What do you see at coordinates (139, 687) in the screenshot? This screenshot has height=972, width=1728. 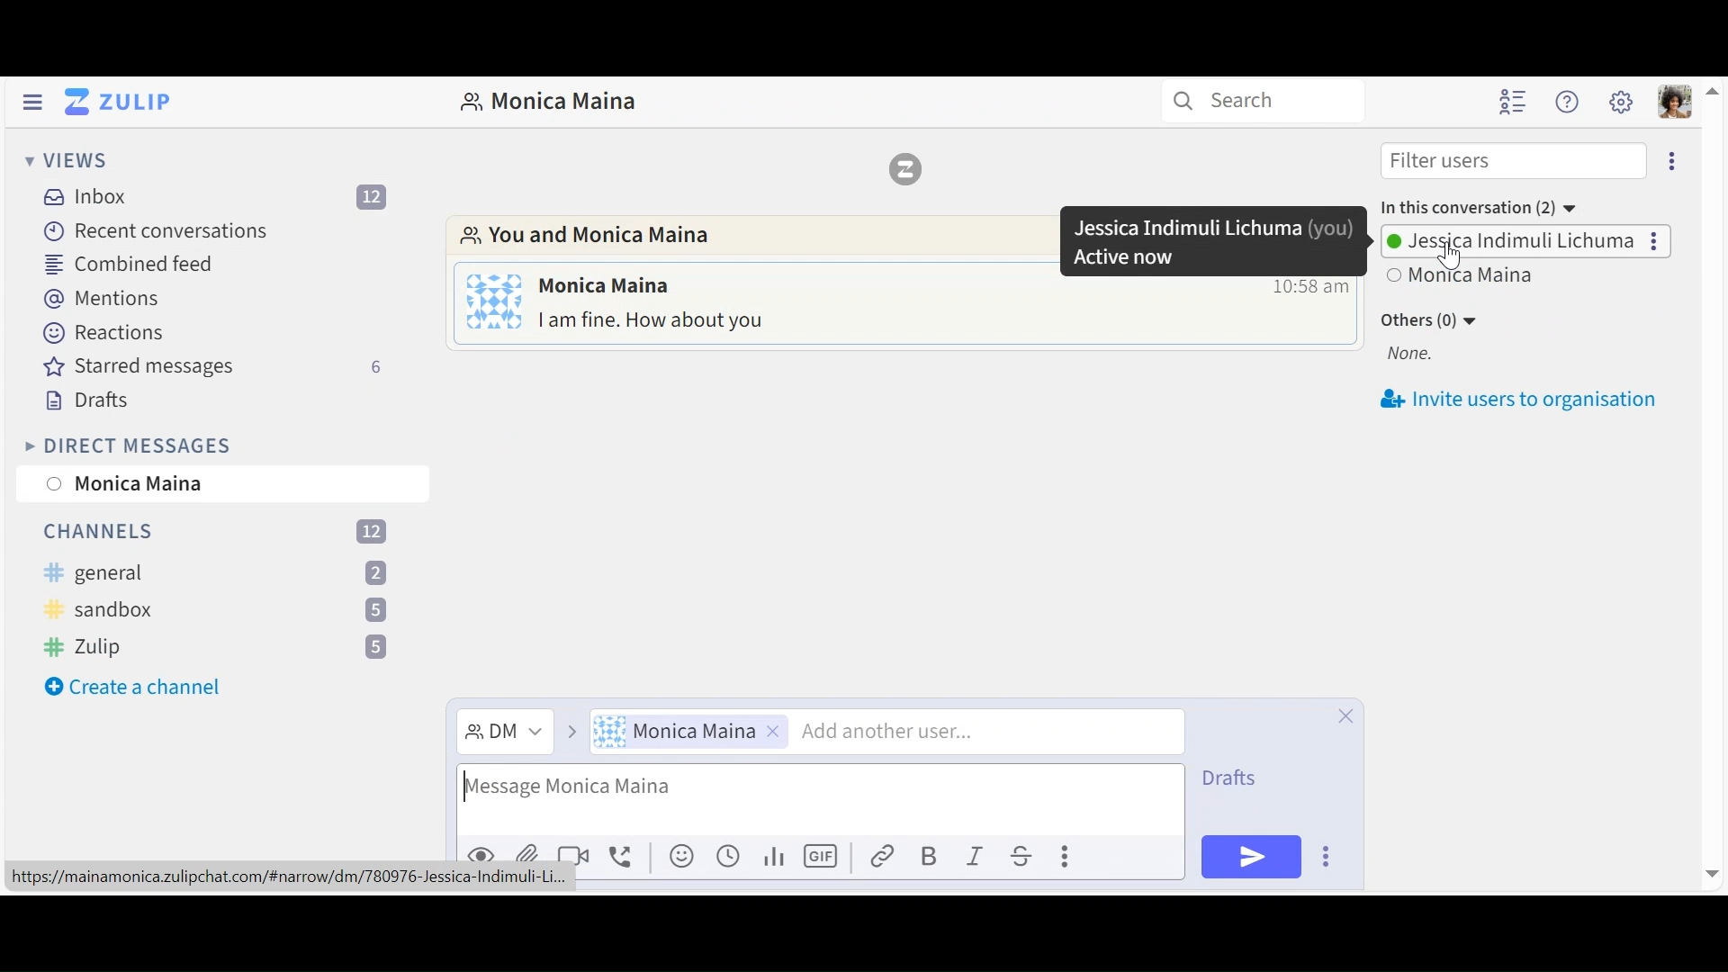 I see `create a channle` at bounding box center [139, 687].